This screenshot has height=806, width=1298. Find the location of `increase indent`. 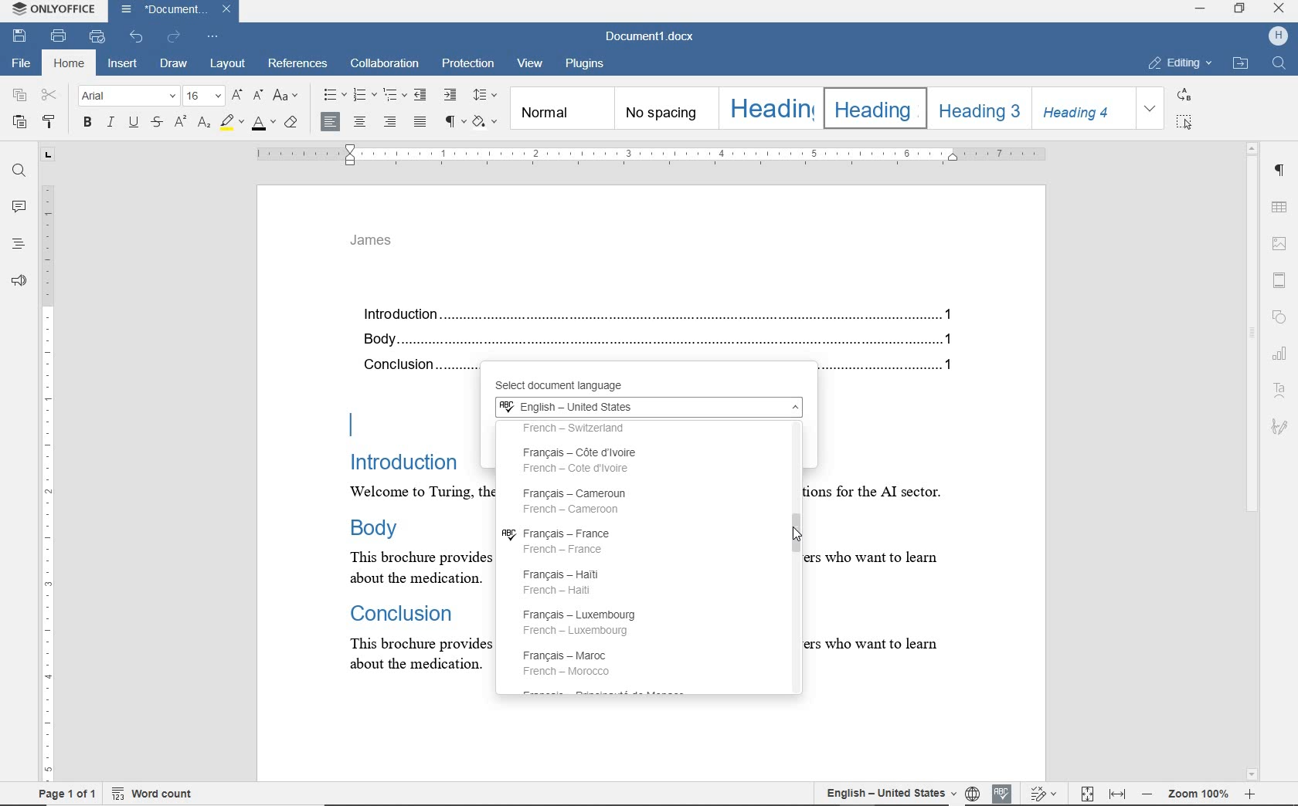

increase indent is located at coordinates (449, 93).